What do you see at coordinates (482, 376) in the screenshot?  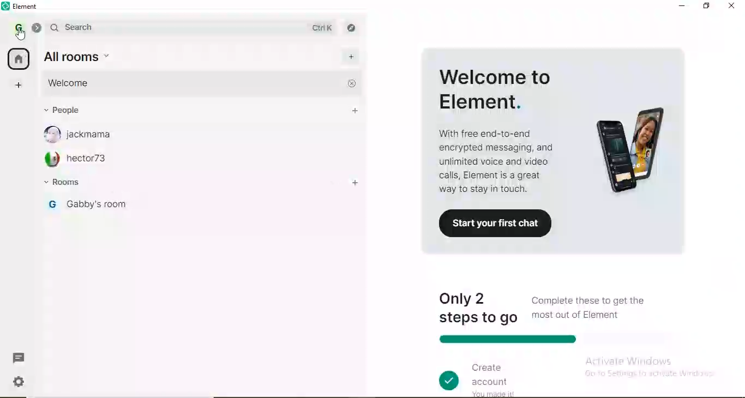 I see `create account` at bounding box center [482, 376].